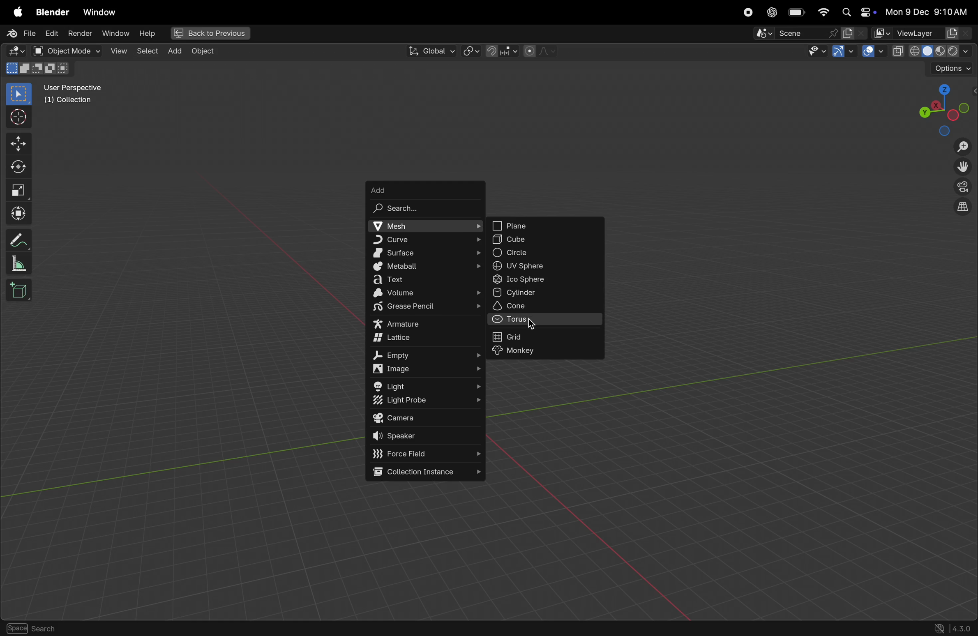 This screenshot has width=978, height=636. Describe the element at coordinates (962, 208) in the screenshot. I see `orthogonal perspective` at that location.